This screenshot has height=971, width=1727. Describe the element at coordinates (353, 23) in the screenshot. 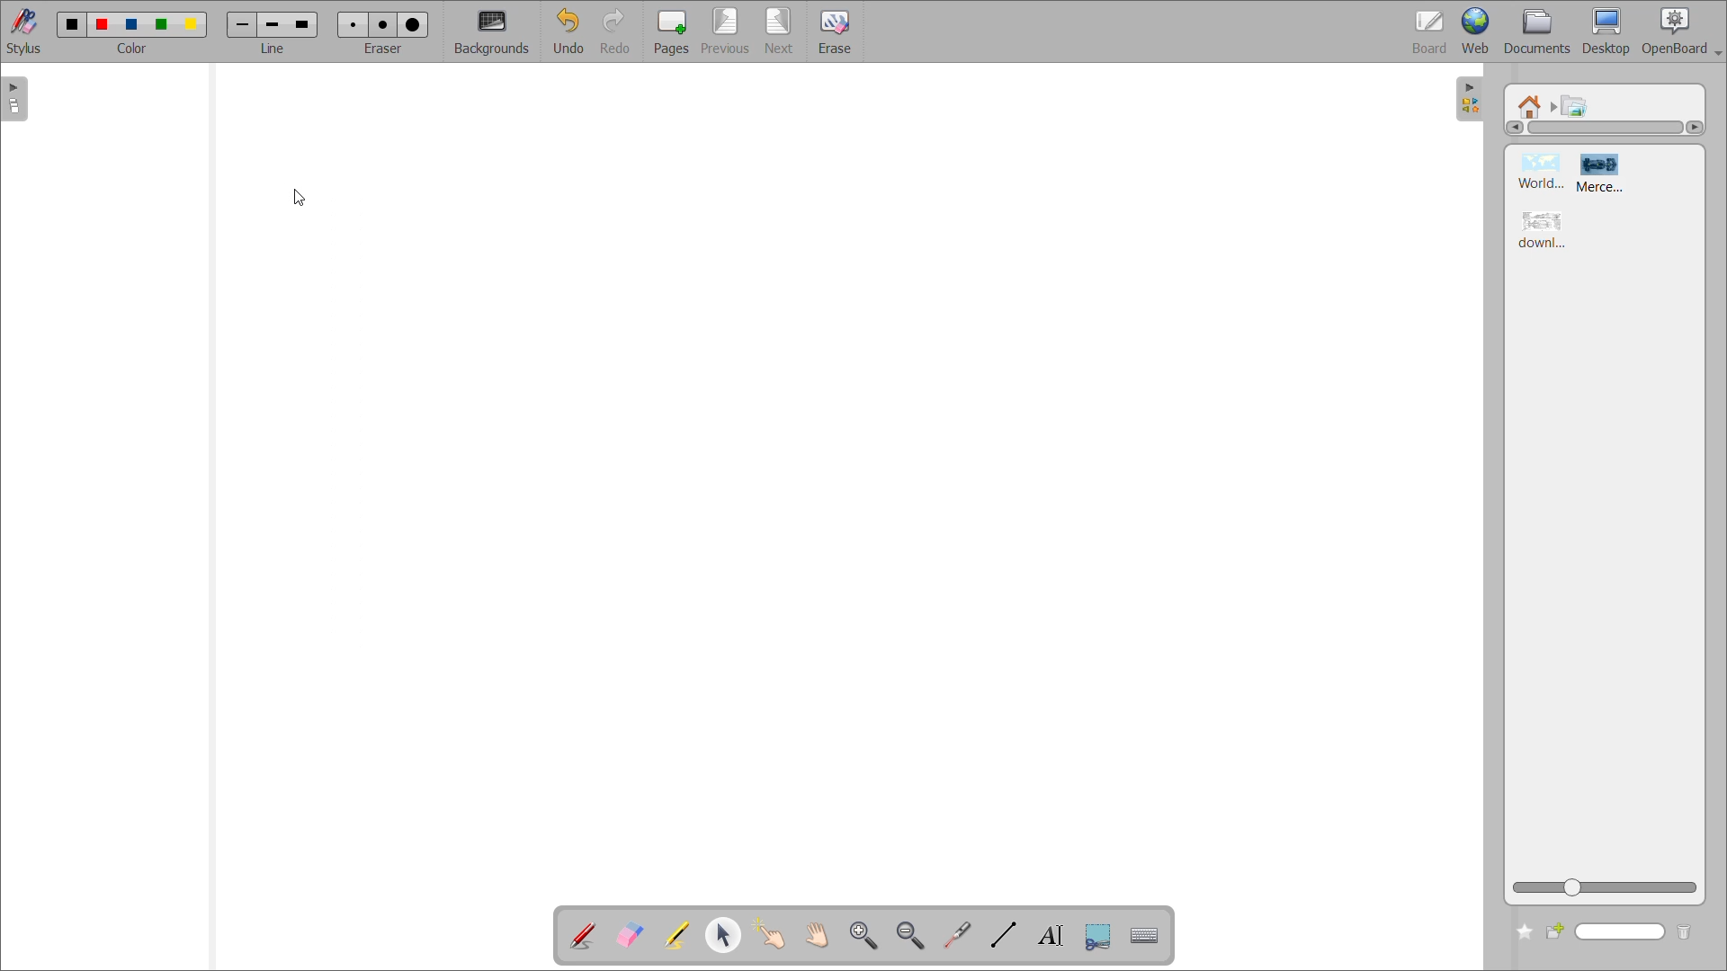

I see `eraser 1` at that location.